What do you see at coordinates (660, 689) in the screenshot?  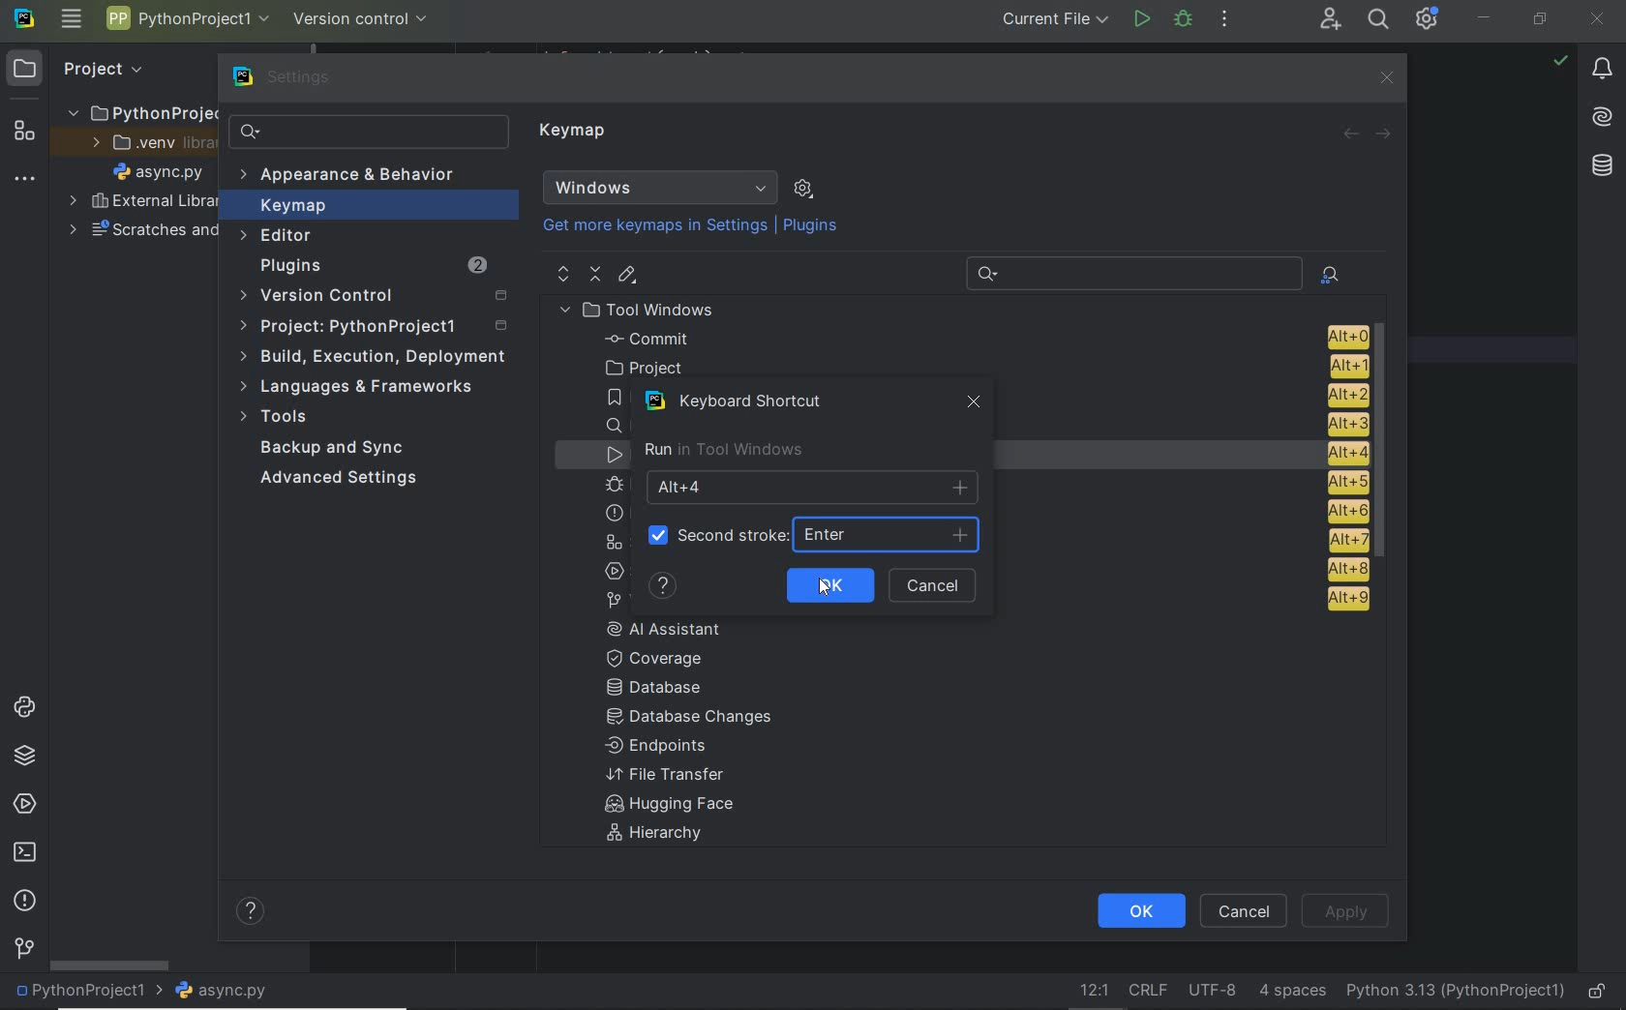 I see `Database` at bounding box center [660, 689].